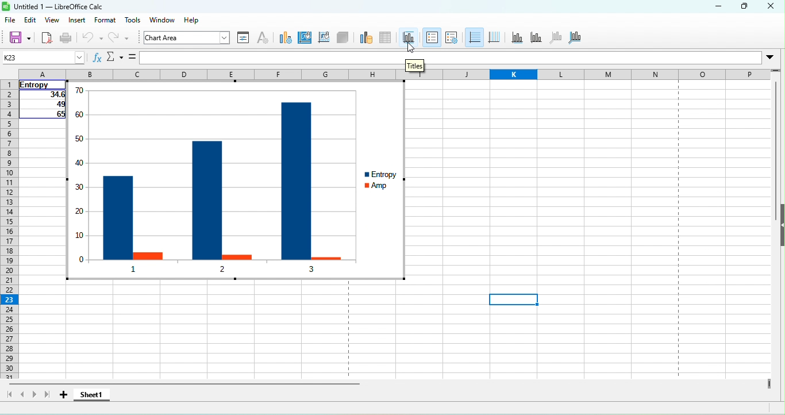 This screenshot has height=415, width=785. What do you see at coordinates (285, 40) in the screenshot?
I see `chart type` at bounding box center [285, 40].